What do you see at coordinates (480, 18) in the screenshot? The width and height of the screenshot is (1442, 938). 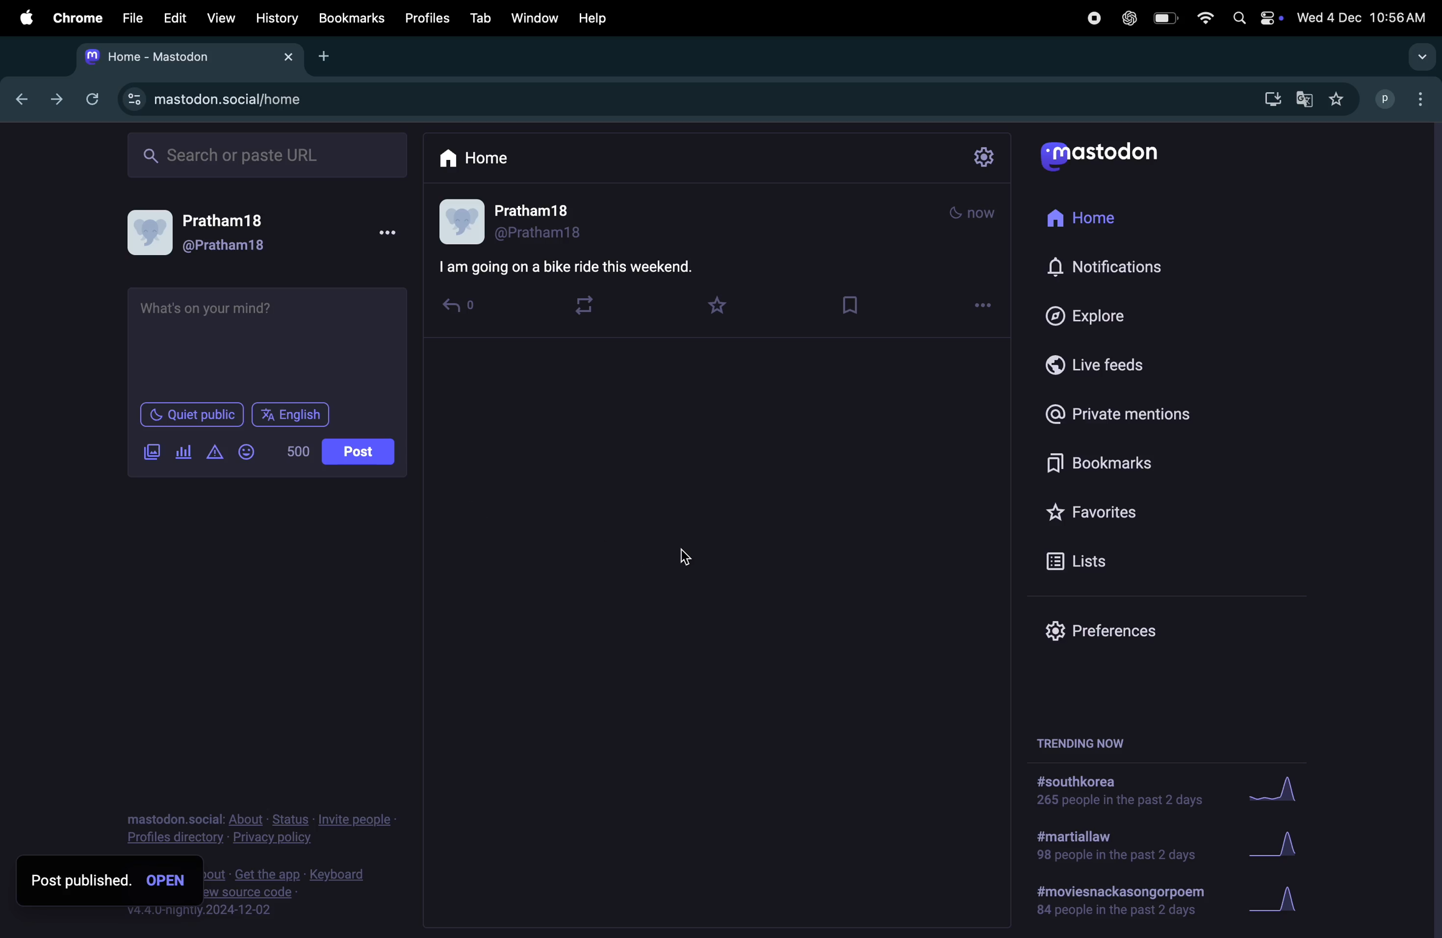 I see `Tab` at bounding box center [480, 18].